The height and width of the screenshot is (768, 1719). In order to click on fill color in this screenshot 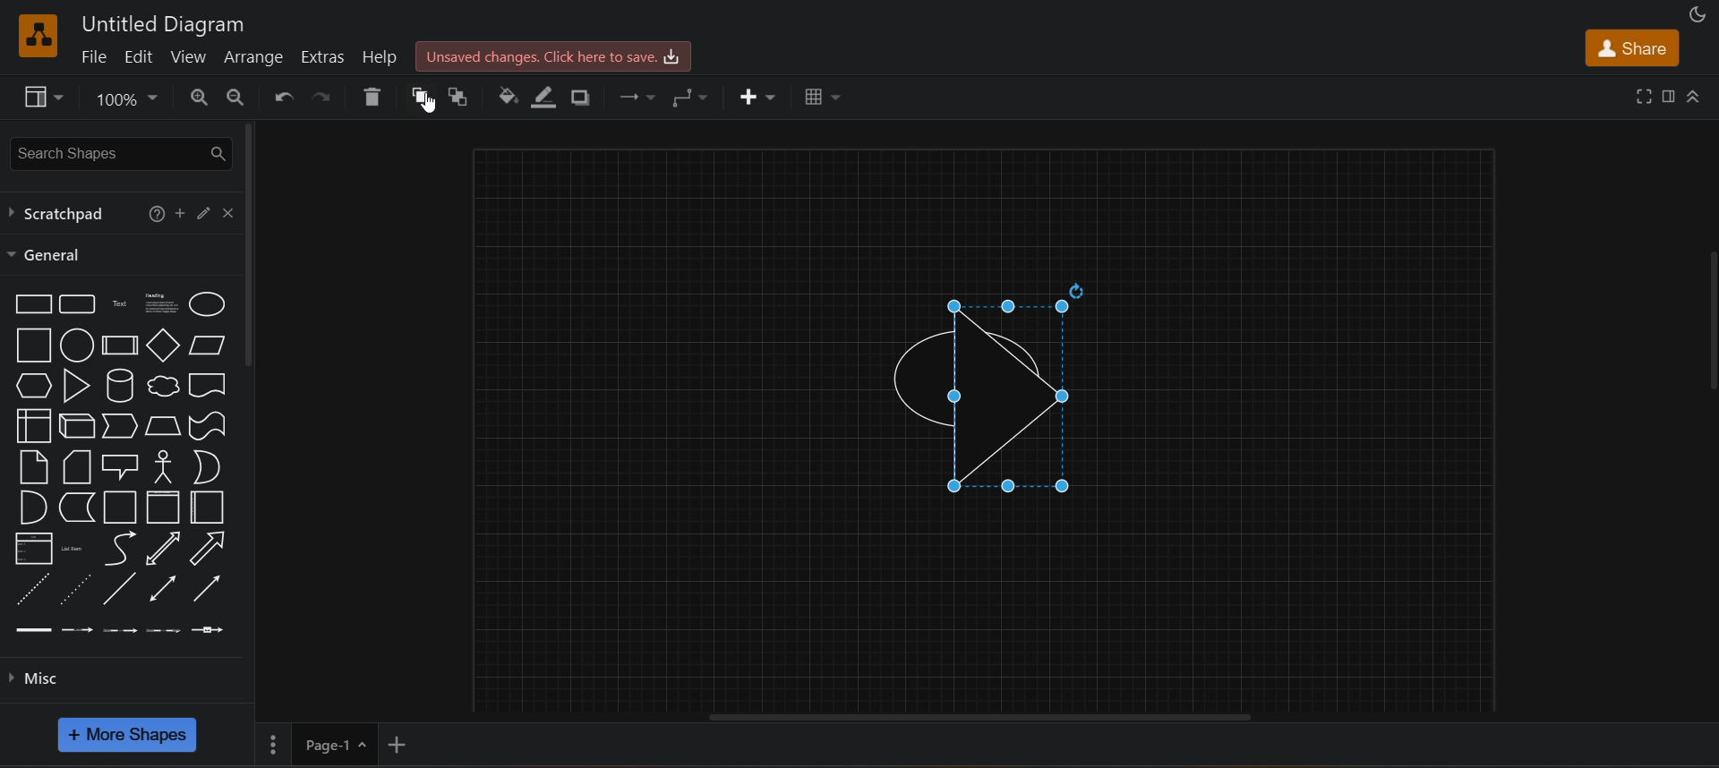, I will do `click(506, 97)`.